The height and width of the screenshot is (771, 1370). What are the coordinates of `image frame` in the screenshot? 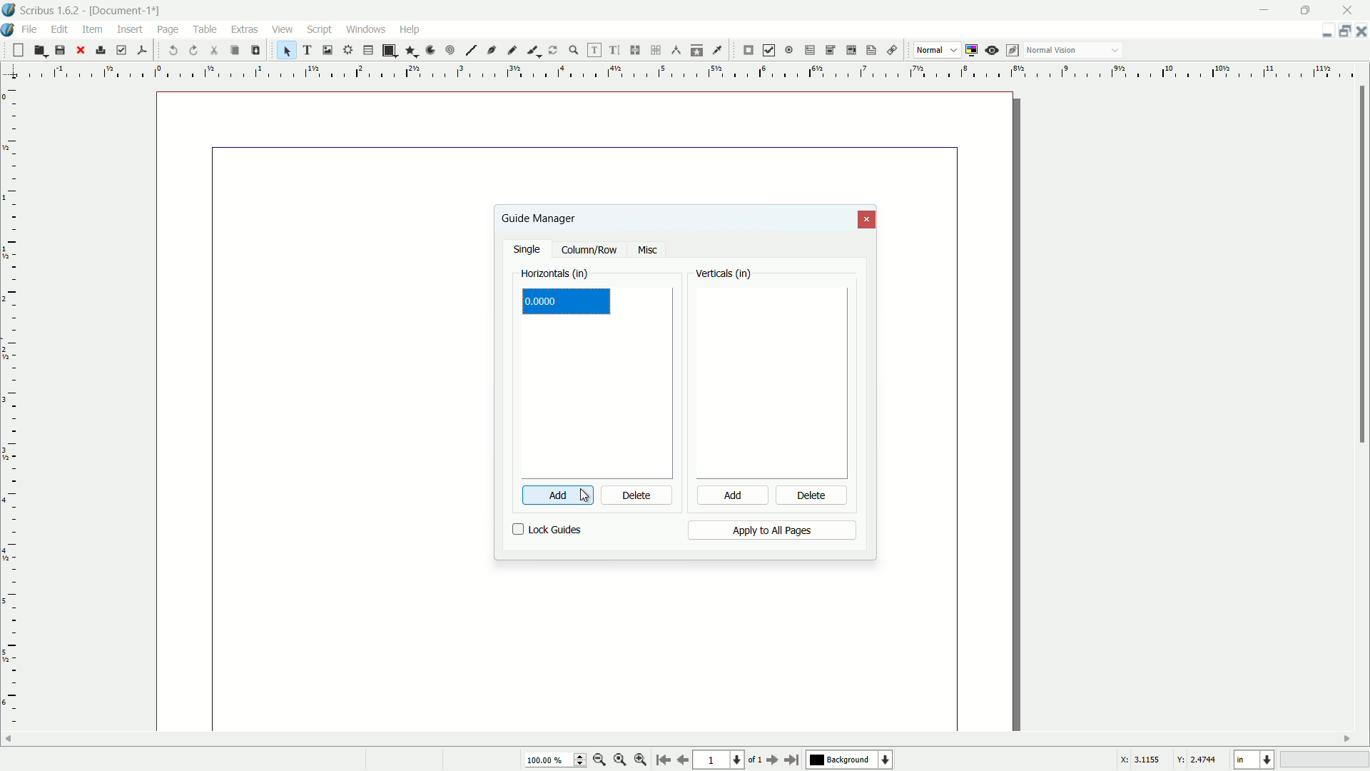 It's located at (326, 49).